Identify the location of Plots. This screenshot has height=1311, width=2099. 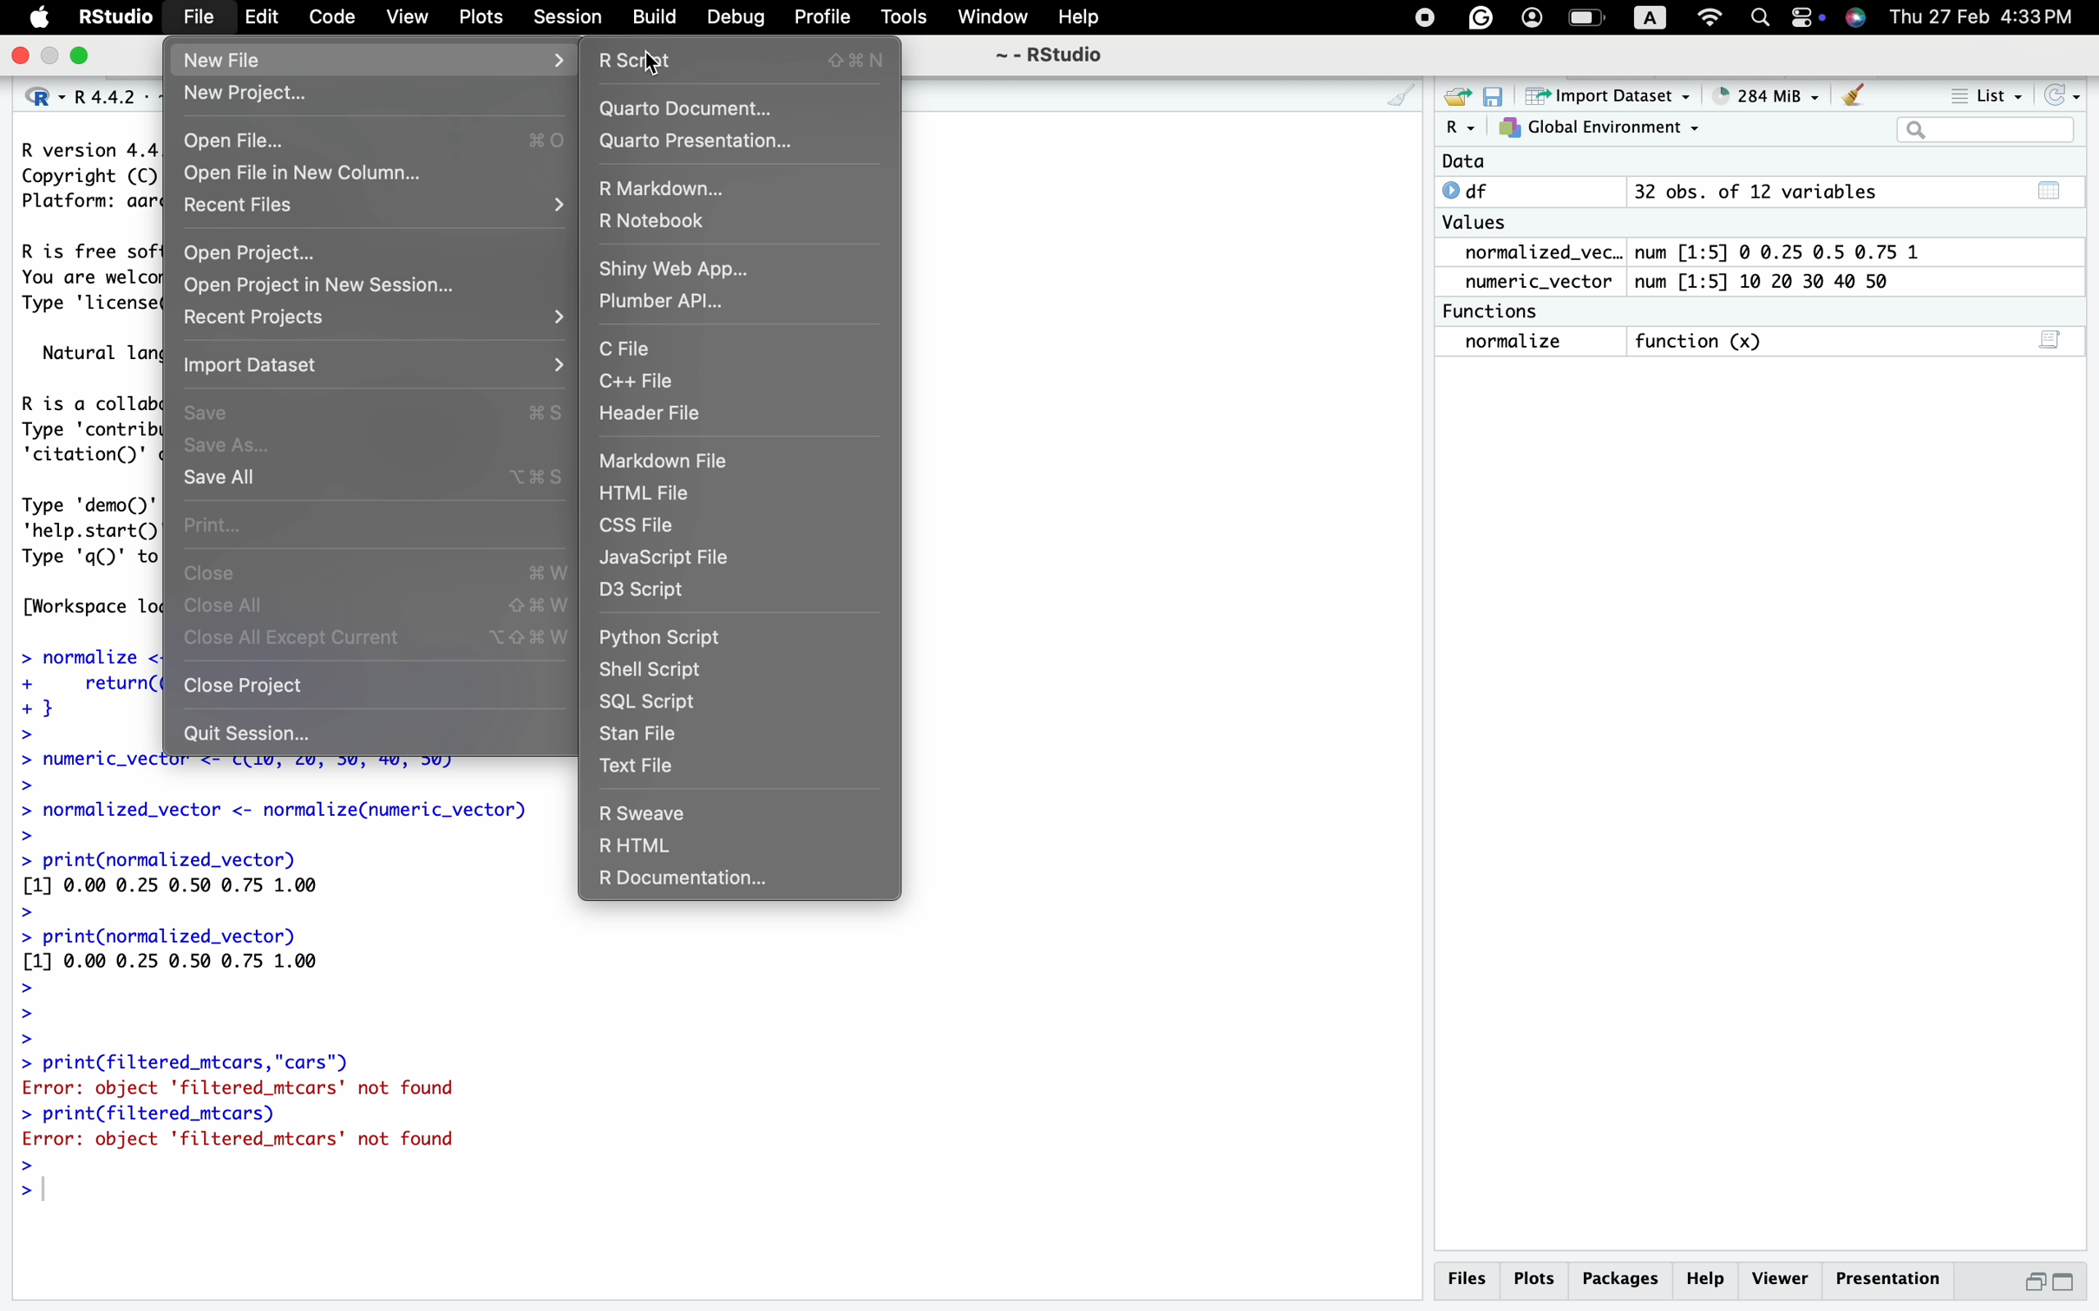
(481, 16).